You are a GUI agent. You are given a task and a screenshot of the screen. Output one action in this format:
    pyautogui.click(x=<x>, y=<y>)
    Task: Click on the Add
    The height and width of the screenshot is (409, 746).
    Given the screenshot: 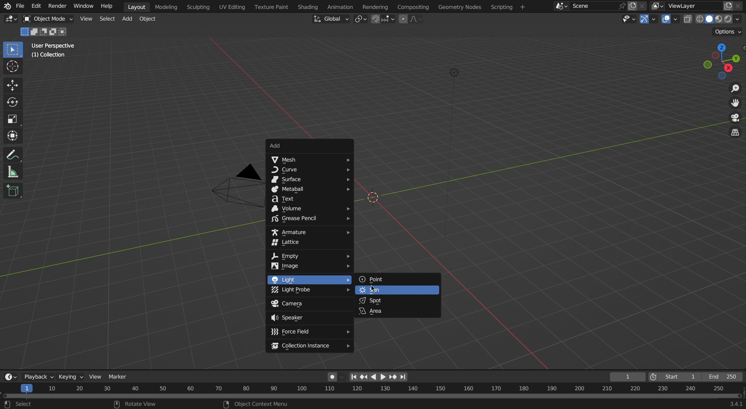 What is the action you would take?
    pyautogui.click(x=310, y=146)
    